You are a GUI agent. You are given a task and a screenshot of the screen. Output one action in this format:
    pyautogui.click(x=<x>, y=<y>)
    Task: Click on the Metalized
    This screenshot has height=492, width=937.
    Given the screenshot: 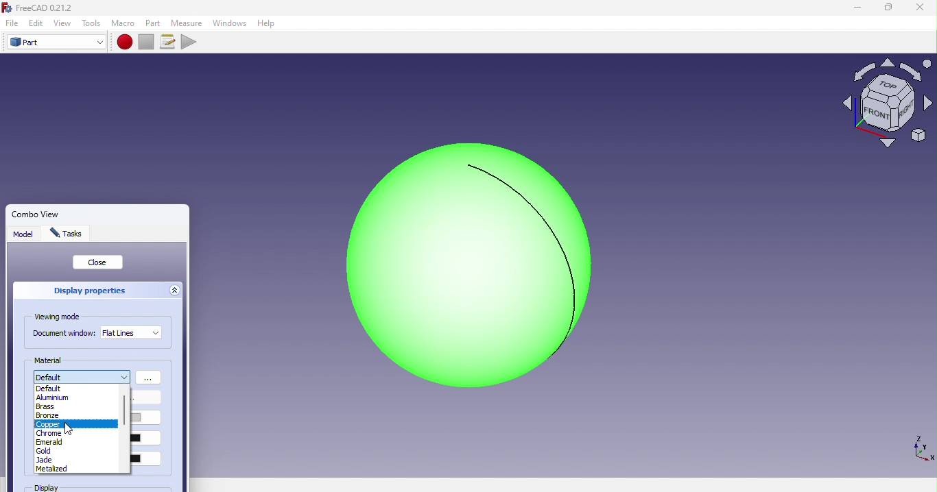 What is the action you would take?
    pyautogui.click(x=51, y=469)
    